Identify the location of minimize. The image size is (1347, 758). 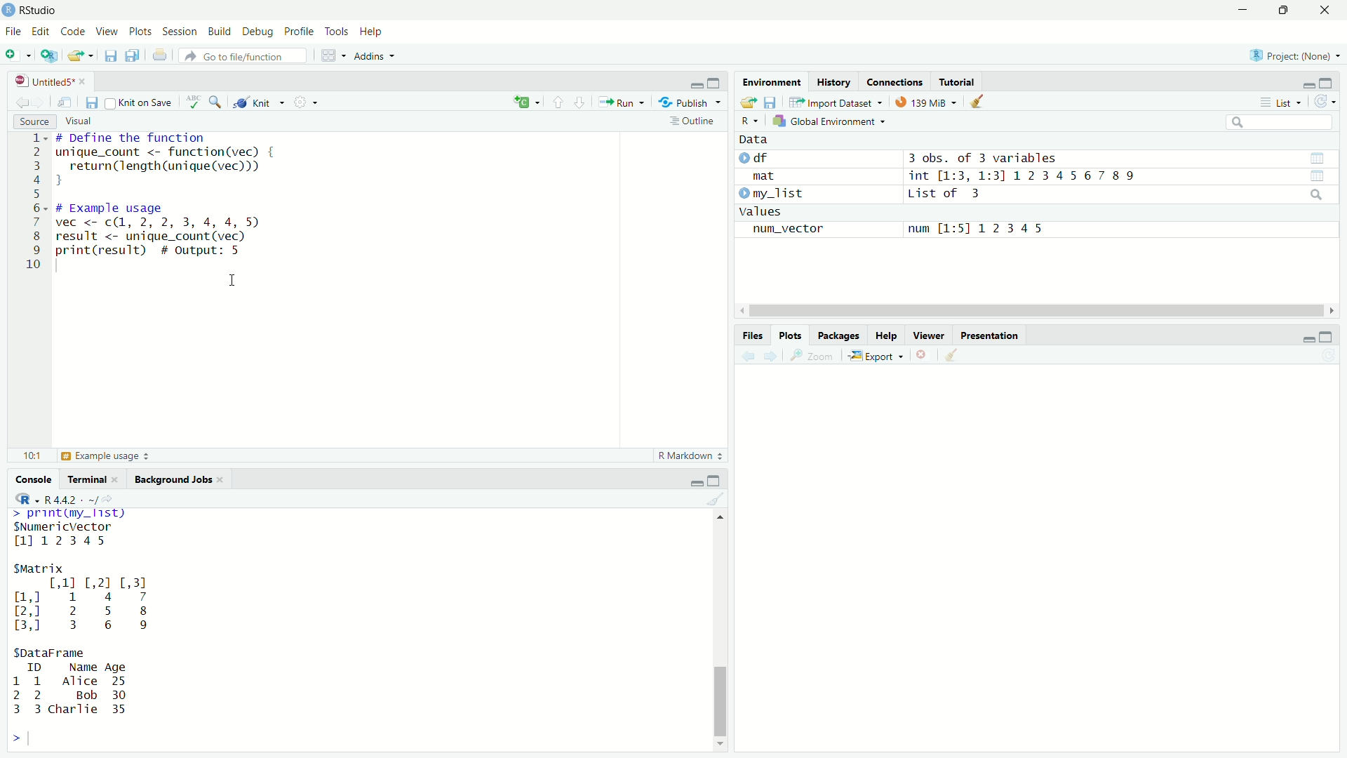
(696, 484).